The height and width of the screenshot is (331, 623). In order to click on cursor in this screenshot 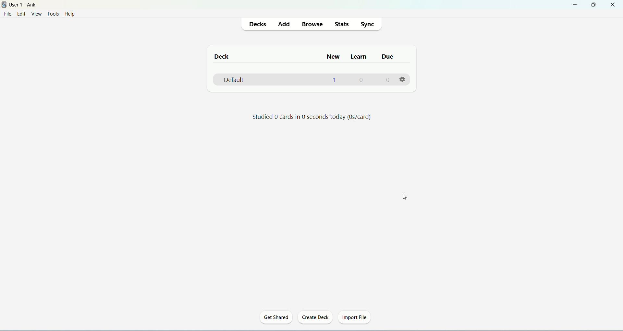, I will do `click(407, 199)`.